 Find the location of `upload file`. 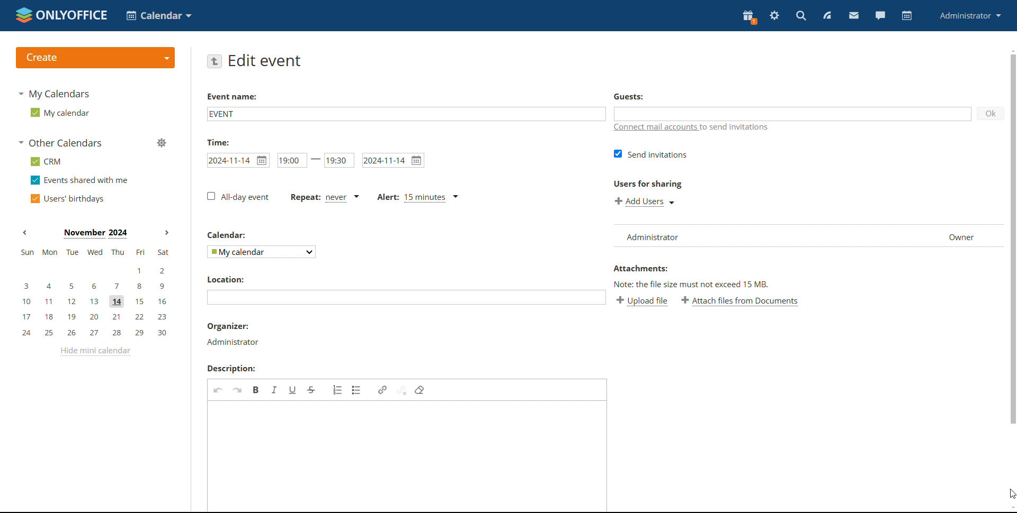

upload file is located at coordinates (644, 301).